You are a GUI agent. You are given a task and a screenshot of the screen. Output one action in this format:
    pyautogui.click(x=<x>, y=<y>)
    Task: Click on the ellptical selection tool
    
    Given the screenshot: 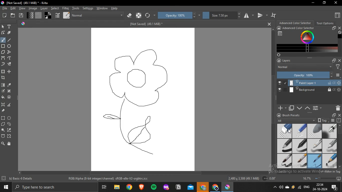 What is the action you would take?
    pyautogui.click(x=10, y=118)
    